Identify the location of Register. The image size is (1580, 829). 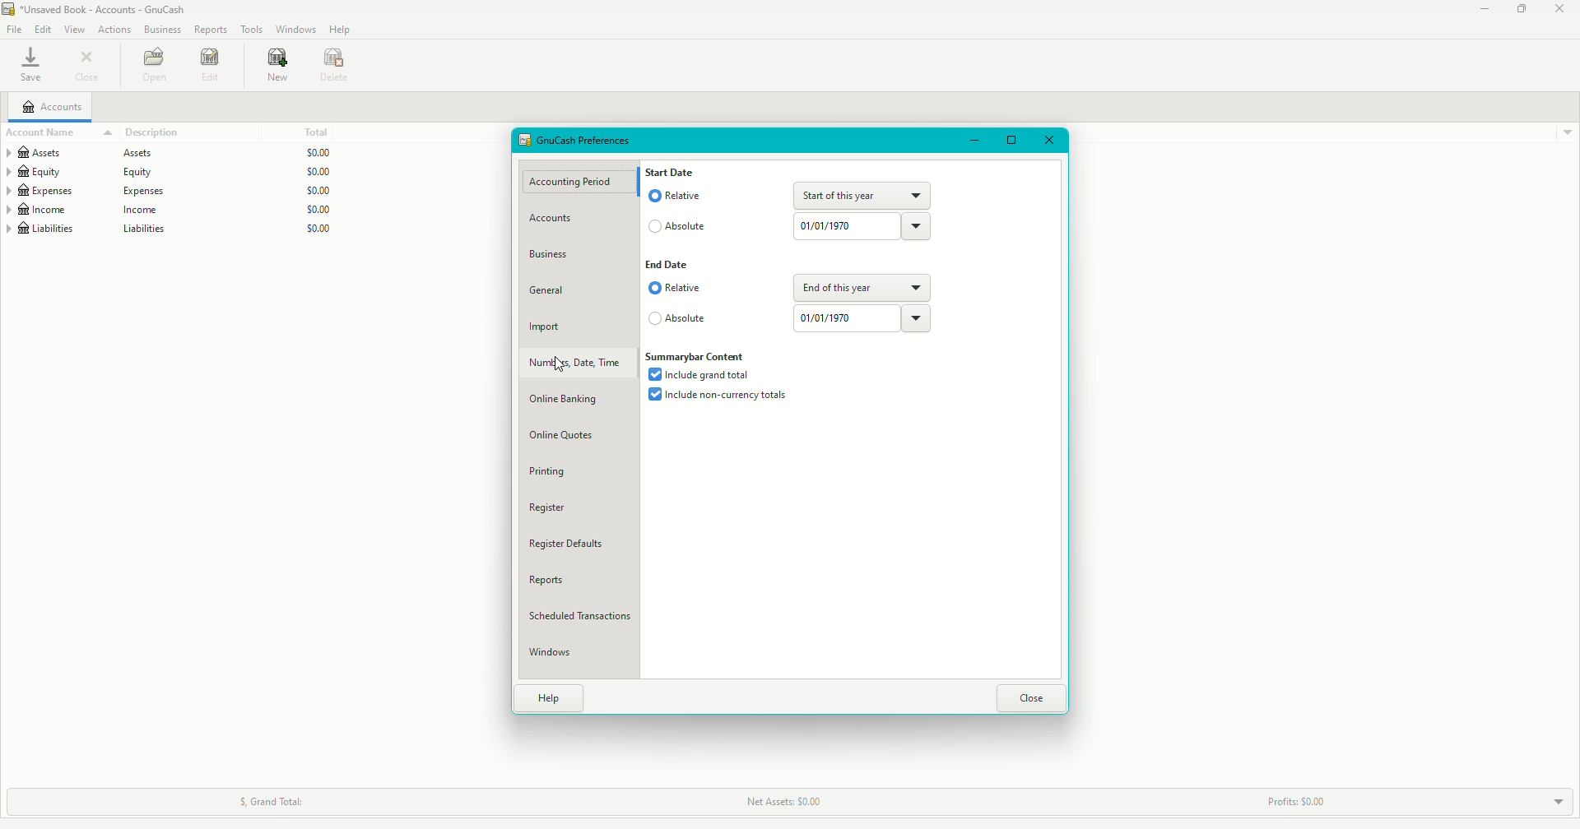
(560, 508).